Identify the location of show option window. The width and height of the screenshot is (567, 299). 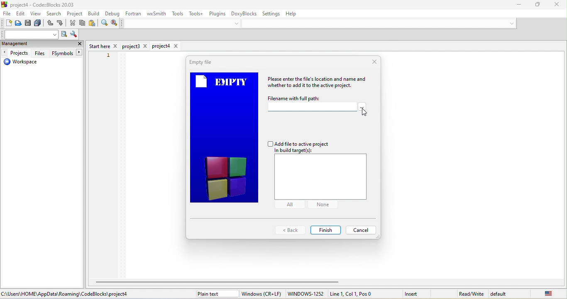
(73, 35).